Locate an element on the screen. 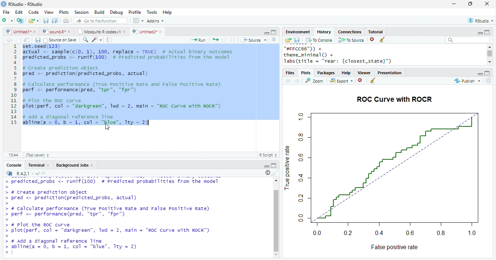  > # Add a diagonal reference line> abline(a = 0, b = 1, col = "blue", Tty = 2)> is located at coordinates (74, 247).